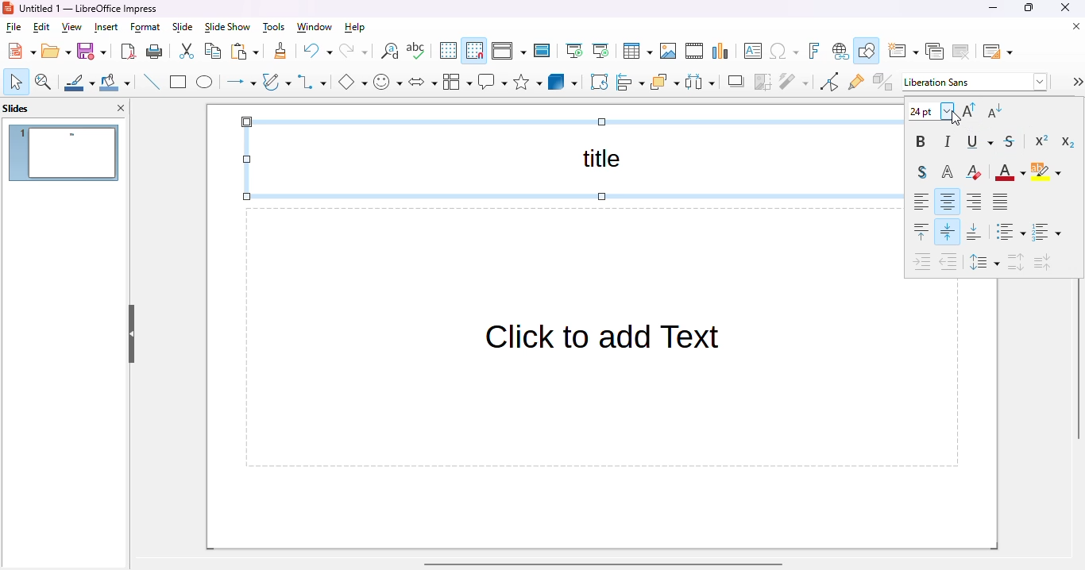 The image size is (1085, 570). I want to click on open, so click(56, 51).